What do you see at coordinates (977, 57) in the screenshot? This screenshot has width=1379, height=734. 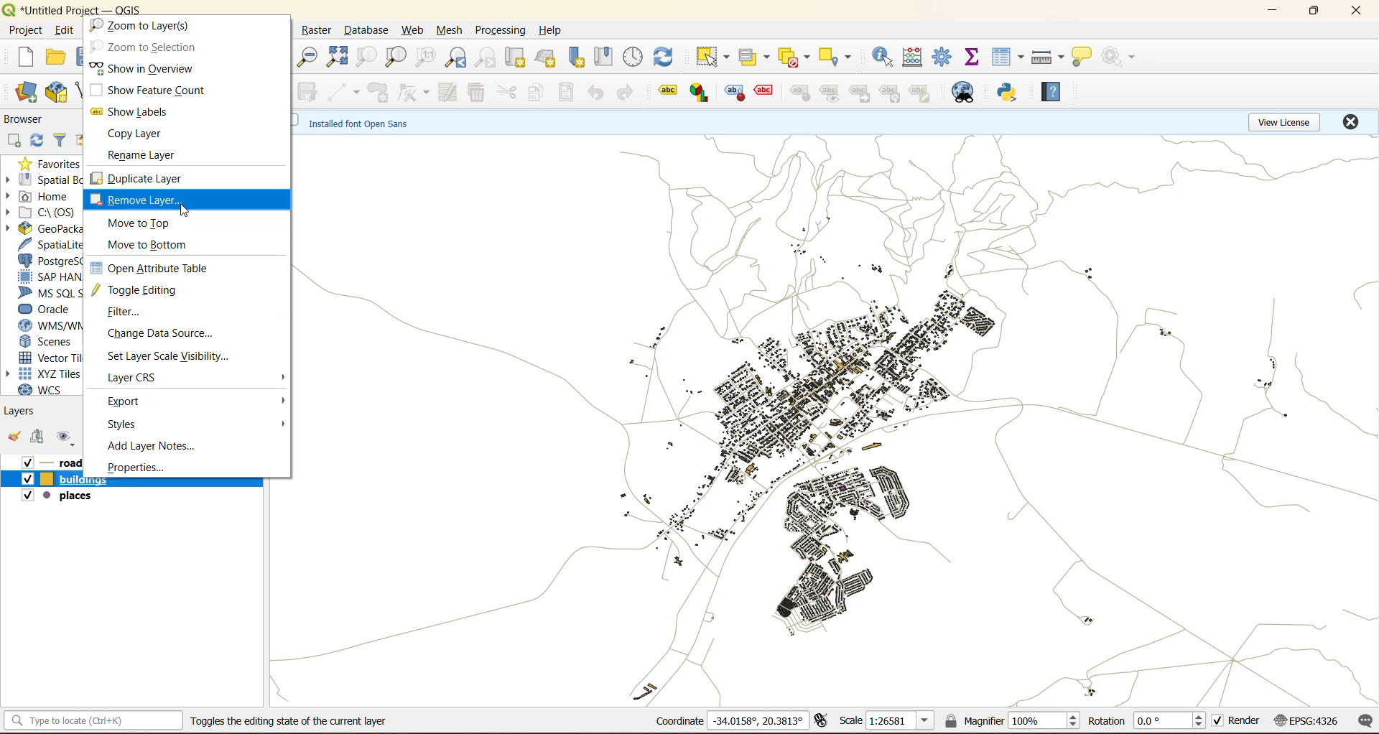 I see `statistical summary` at bounding box center [977, 57].